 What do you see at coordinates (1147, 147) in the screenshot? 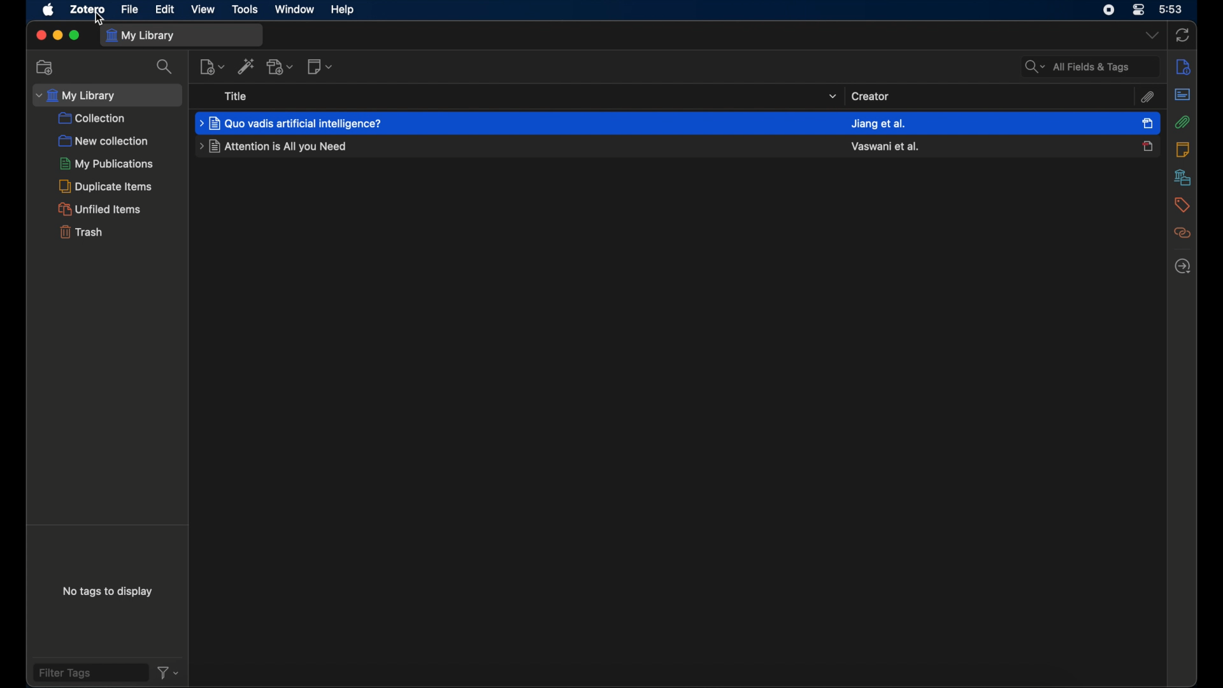
I see `journal unselected` at bounding box center [1147, 147].